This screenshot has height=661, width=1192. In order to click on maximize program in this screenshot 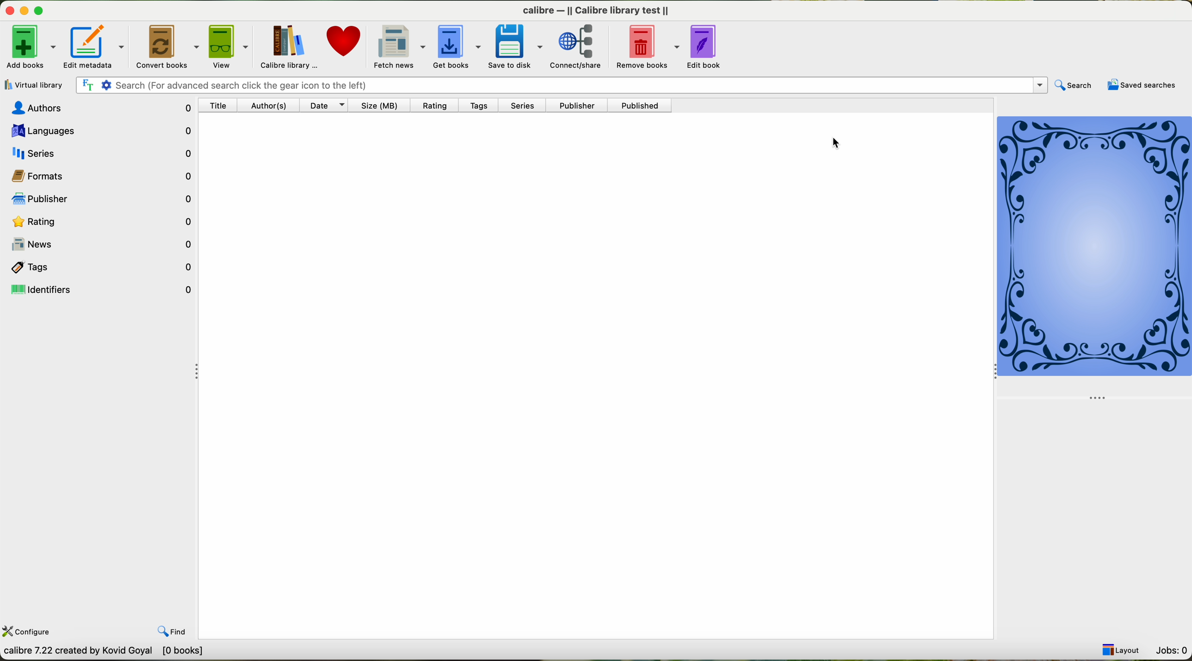, I will do `click(44, 11)`.